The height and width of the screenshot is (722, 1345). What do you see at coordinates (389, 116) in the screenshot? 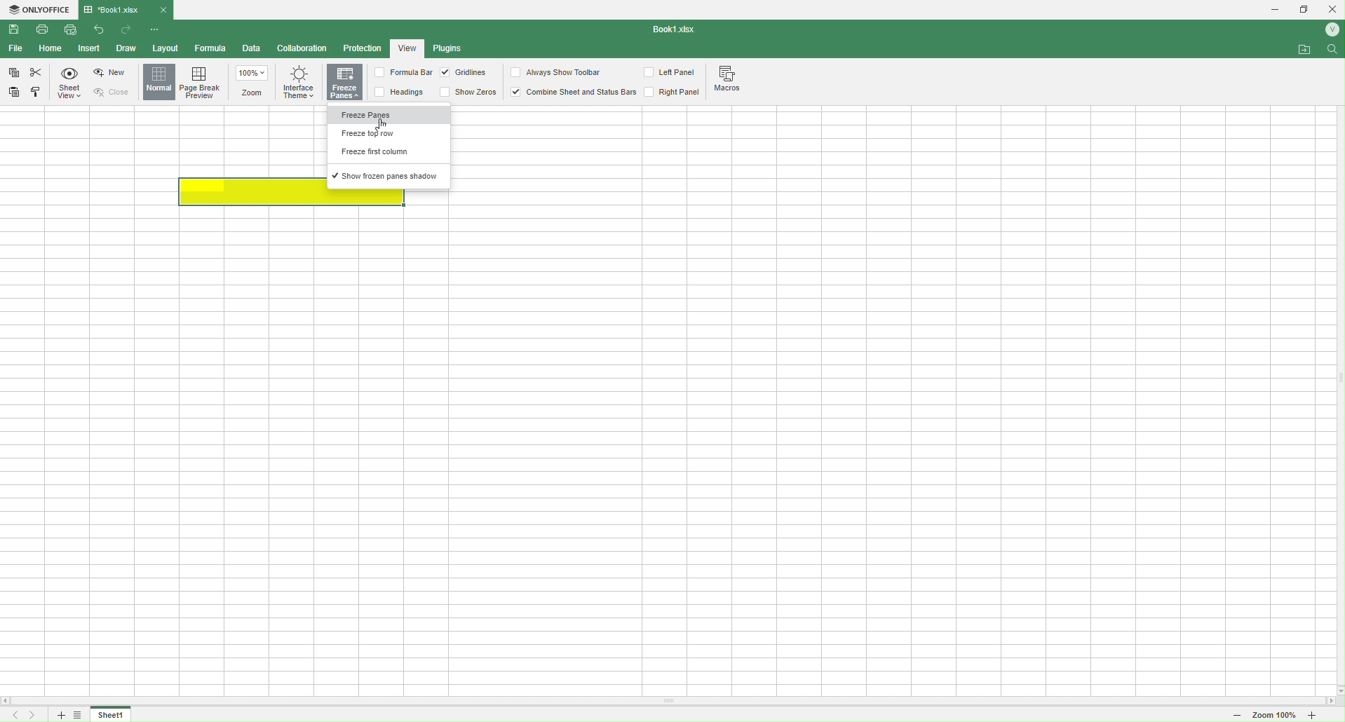
I see `Freeze Panes` at bounding box center [389, 116].